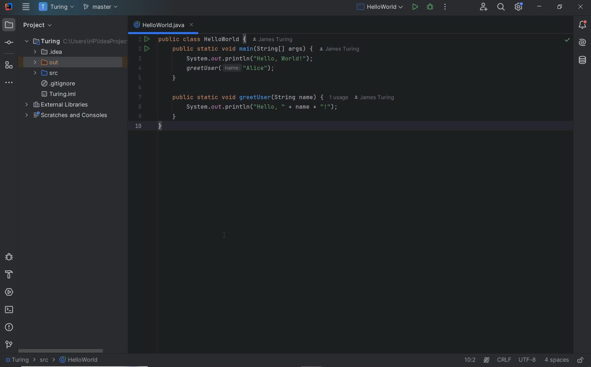 This screenshot has width=591, height=367. What do you see at coordinates (414, 6) in the screenshot?
I see `RUN` at bounding box center [414, 6].